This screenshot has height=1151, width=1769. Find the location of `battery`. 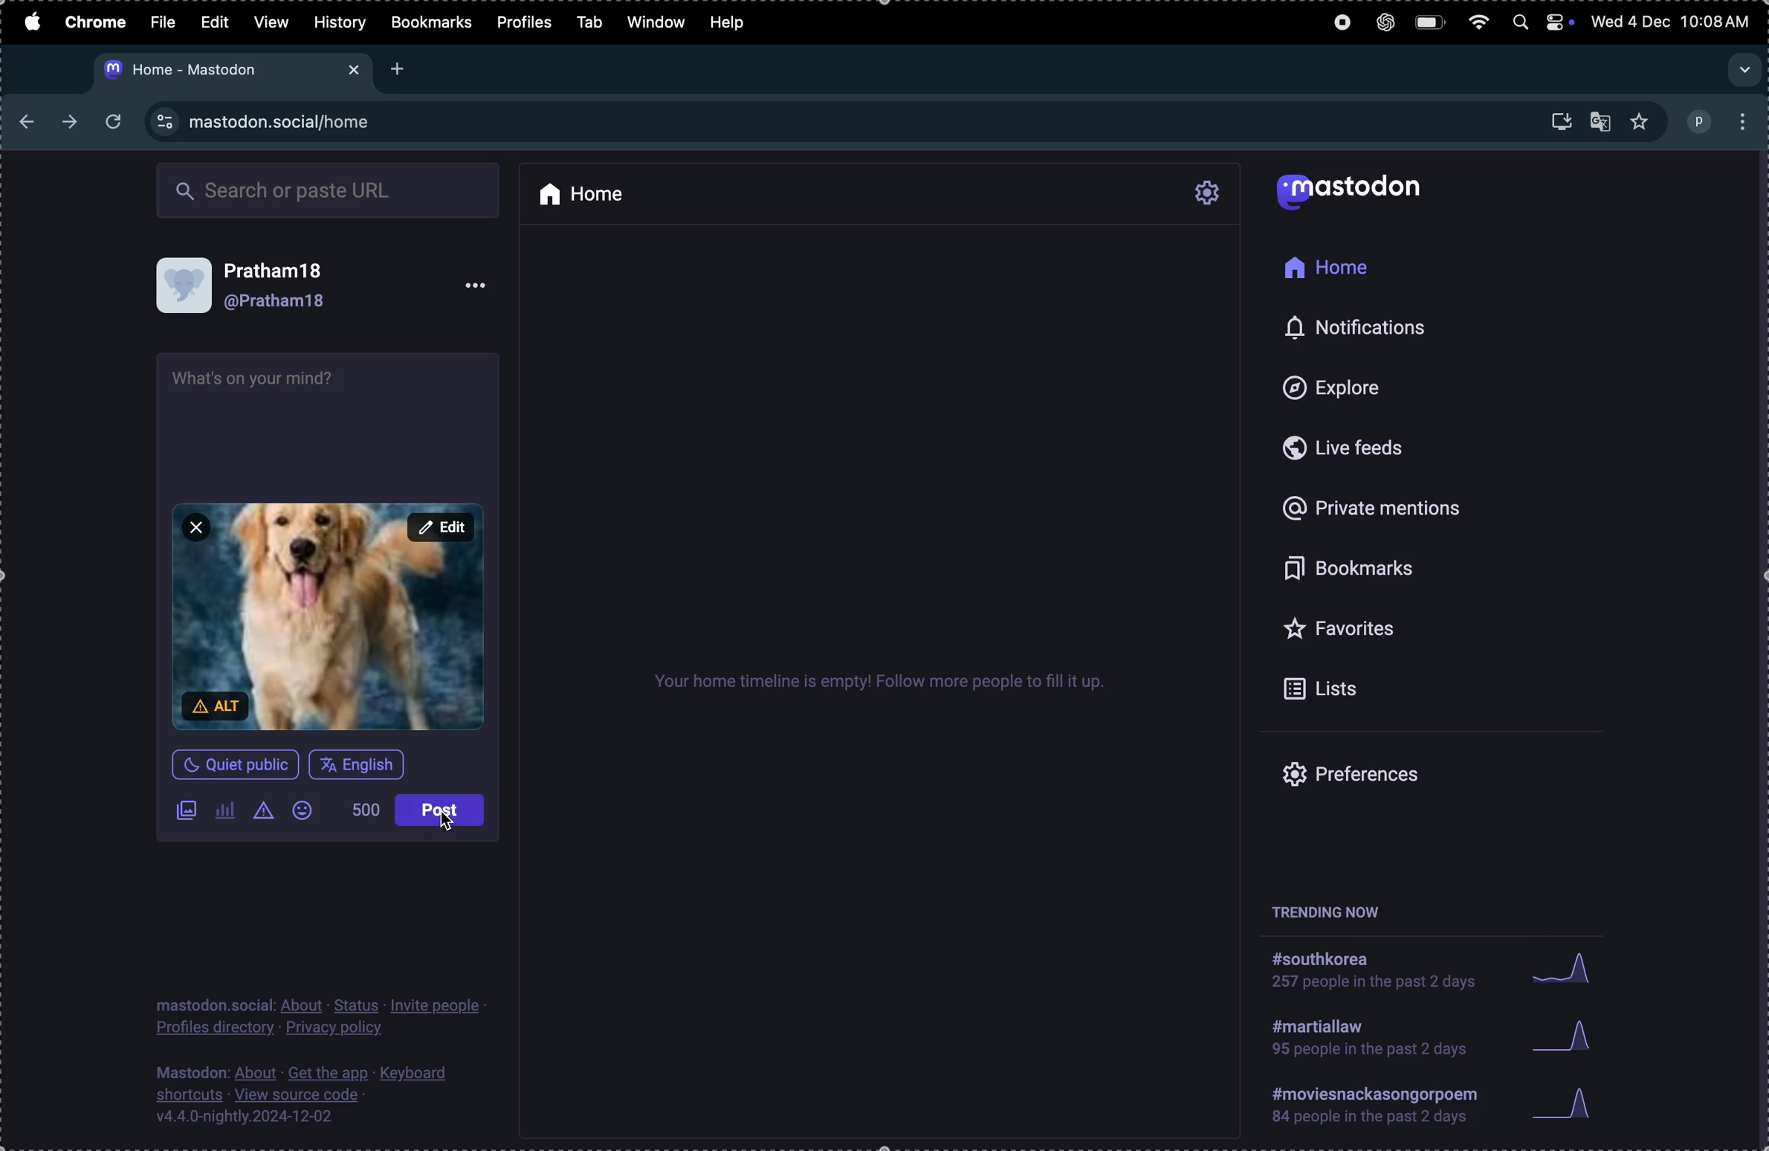

battery is located at coordinates (1430, 22).